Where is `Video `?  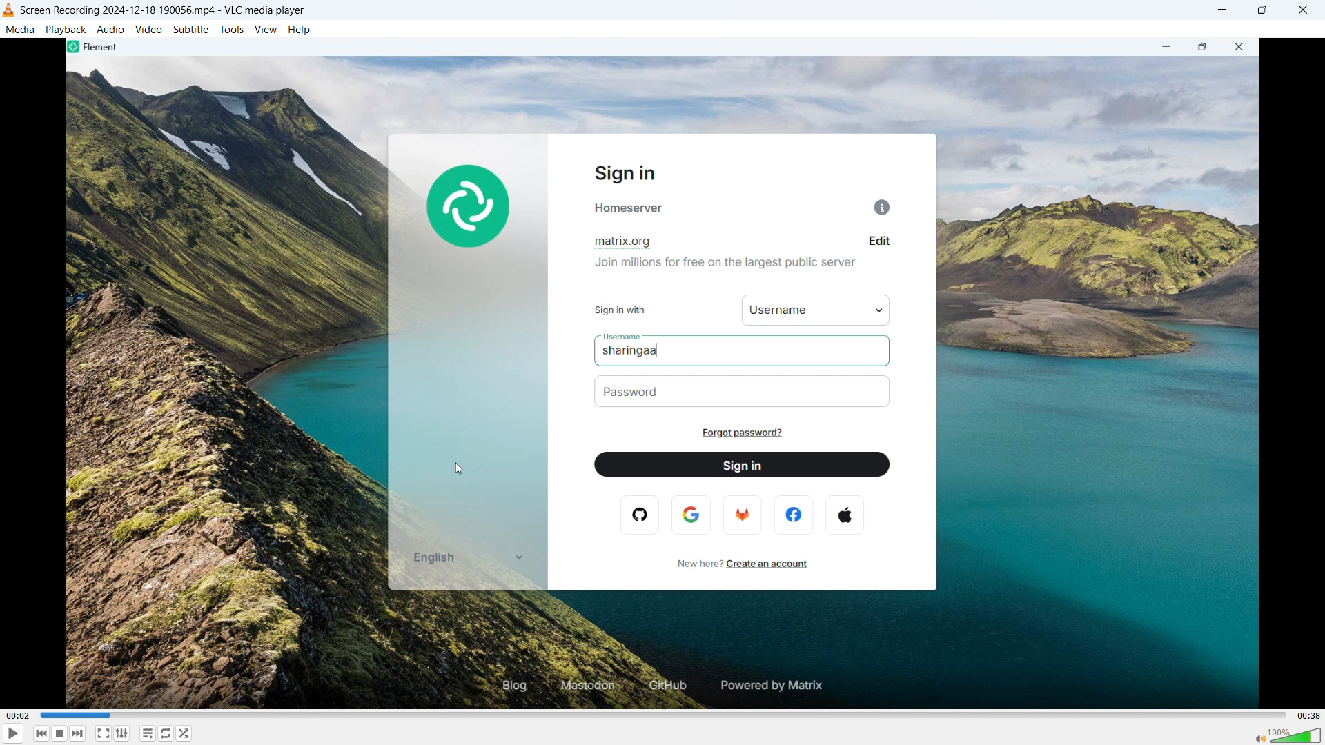
Video  is located at coordinates (148, 29).